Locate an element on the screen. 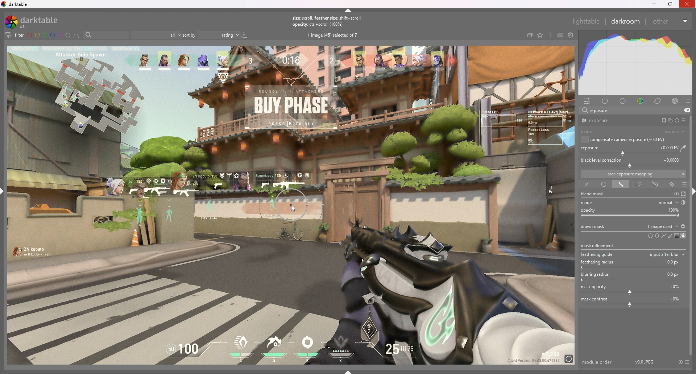 The height and width of the screenshot is (374, 696). help is located at coordinates (549, 35).